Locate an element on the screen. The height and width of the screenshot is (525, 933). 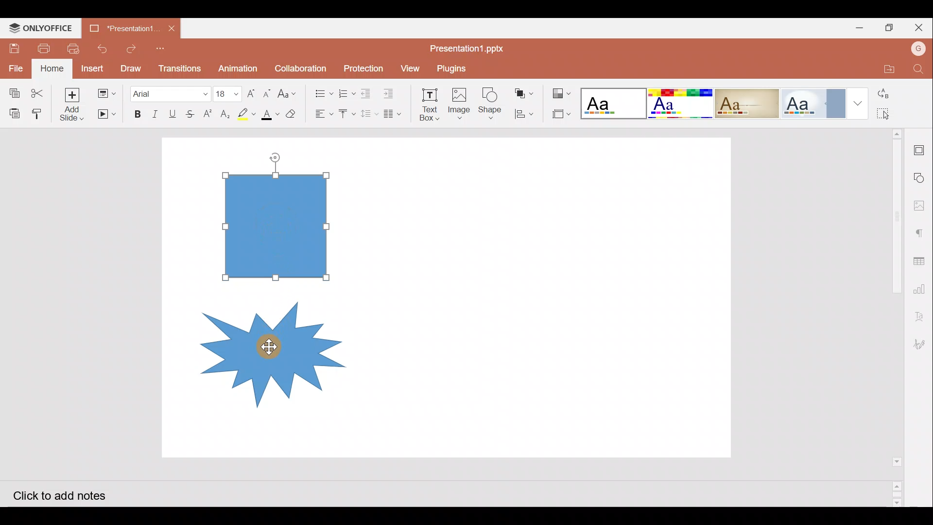
Insert image is located at coordinates (458, 100).